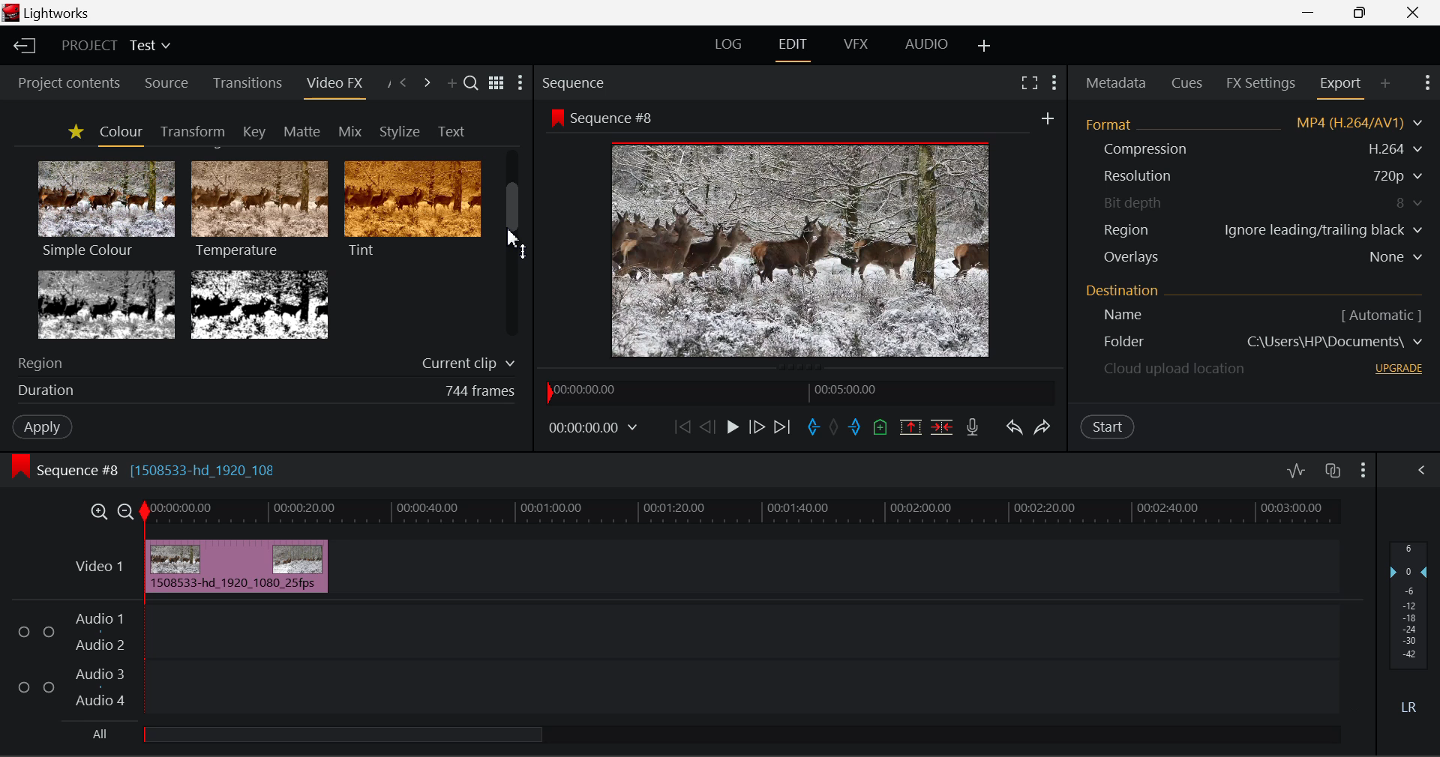  What do you see at coordinates (880, 429) in the screenshot?
I see `Mark Cue` at bounding box center [880, 429].